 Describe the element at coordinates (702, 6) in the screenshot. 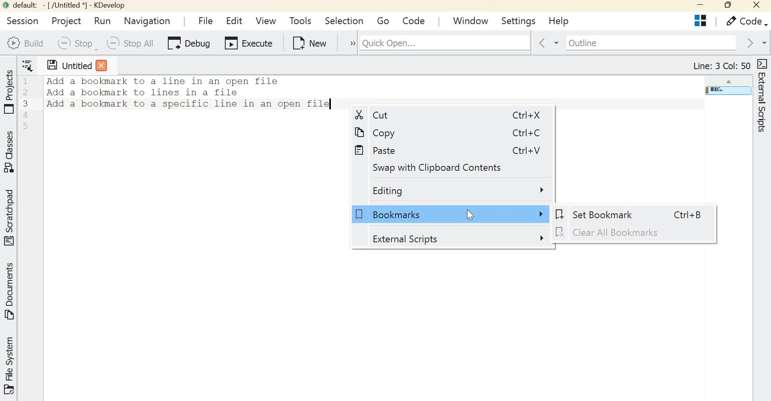

I see `Minimize` at that location.